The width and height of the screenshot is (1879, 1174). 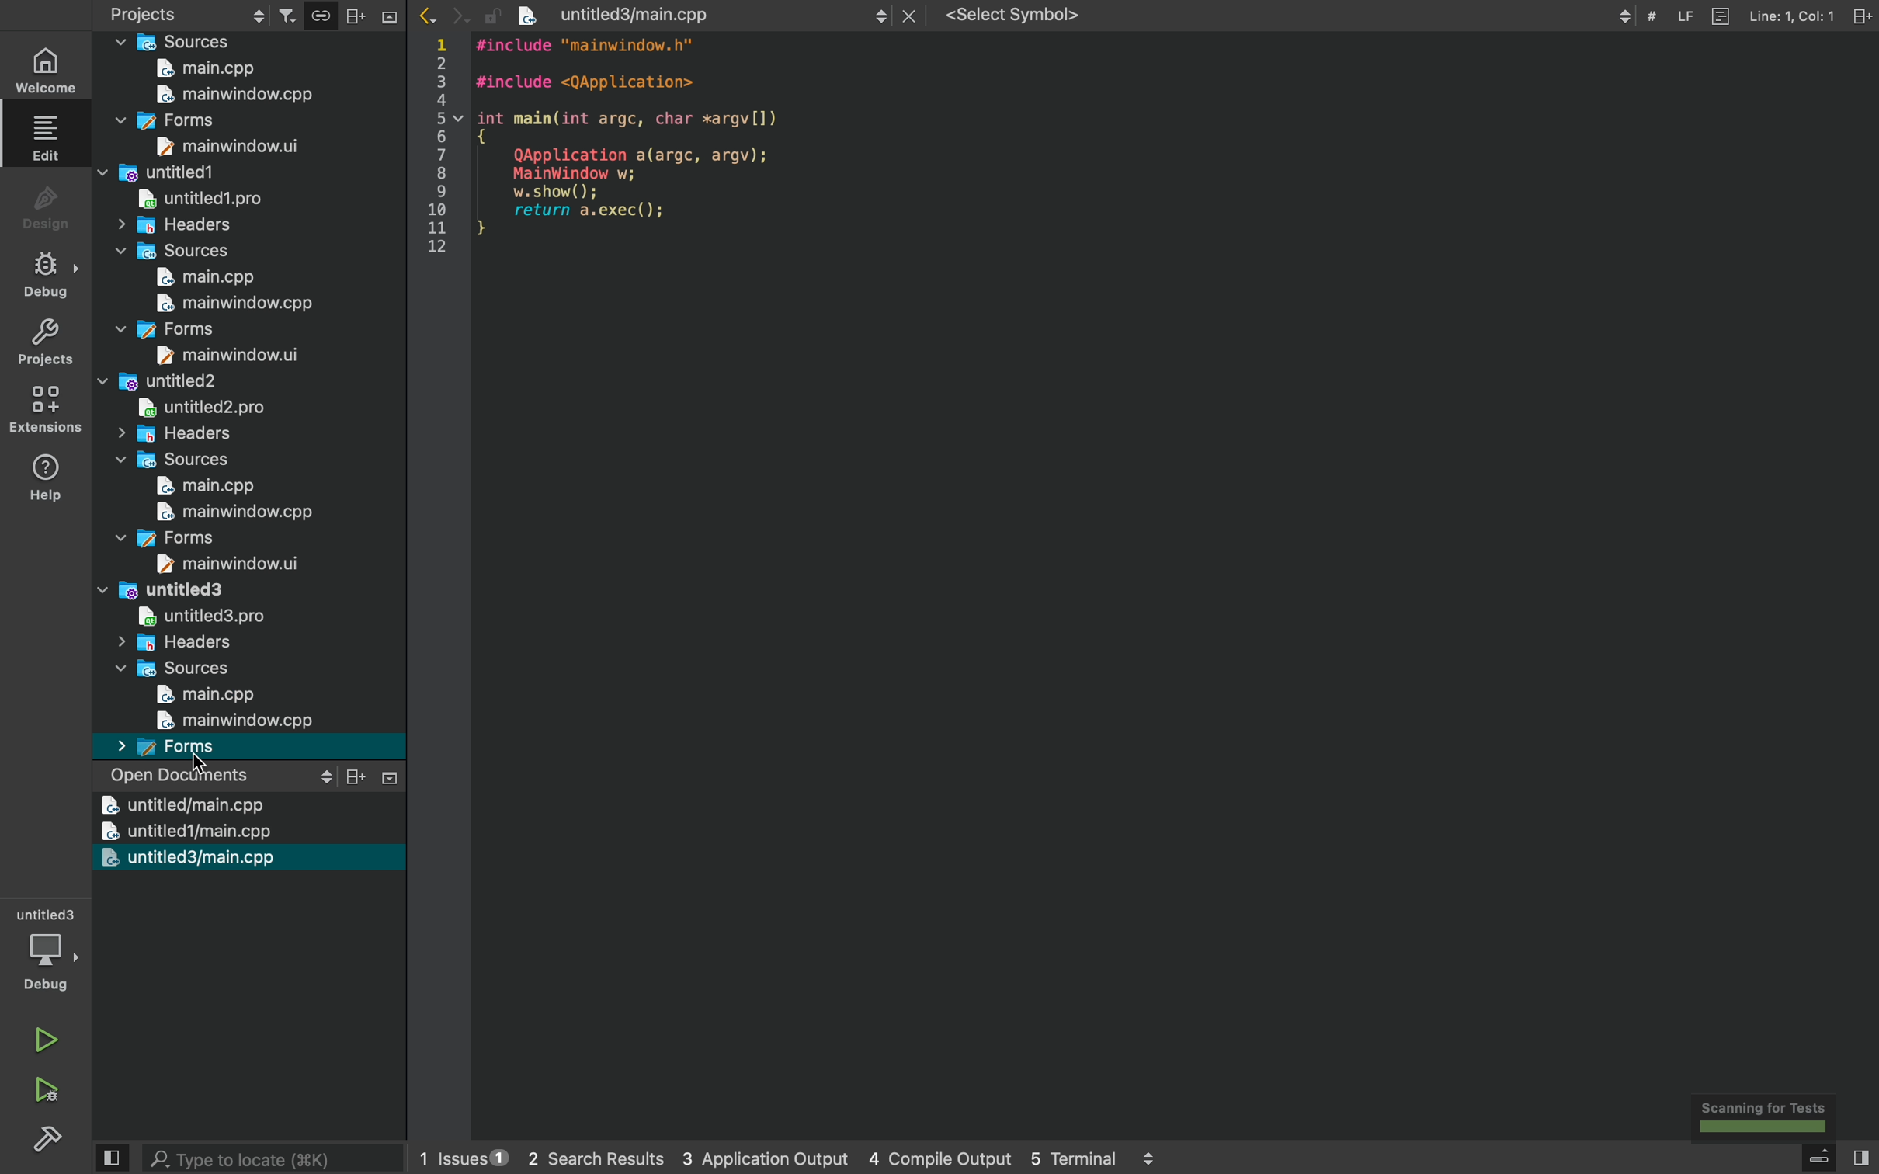 I want to click on Headers, so click(x=171, y=225).